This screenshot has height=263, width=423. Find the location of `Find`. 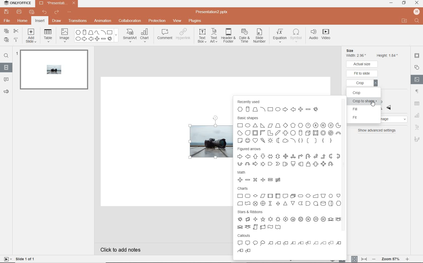

Find is located at coordinates (416, 21).